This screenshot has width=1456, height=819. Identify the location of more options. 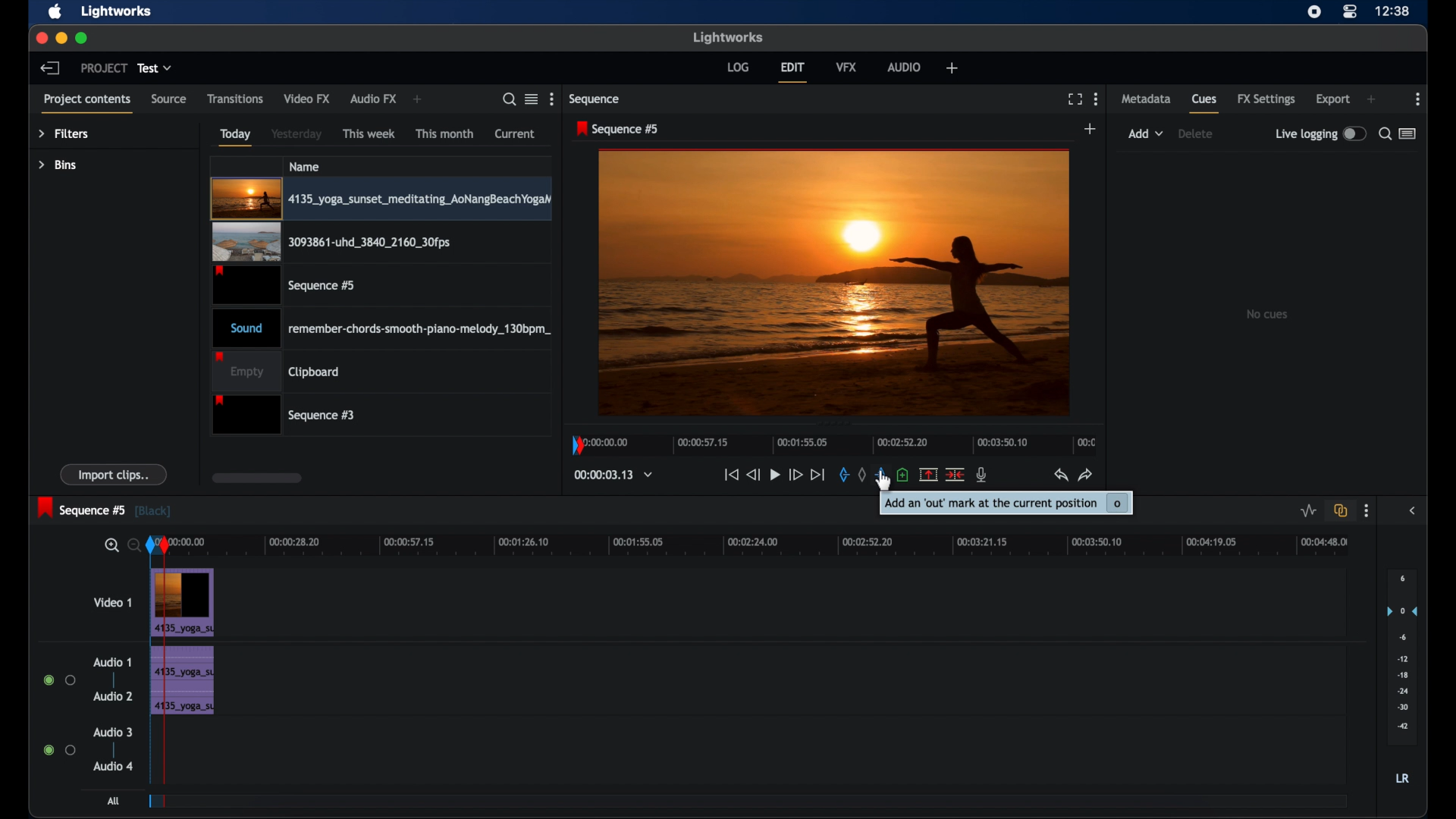
(552, 99).